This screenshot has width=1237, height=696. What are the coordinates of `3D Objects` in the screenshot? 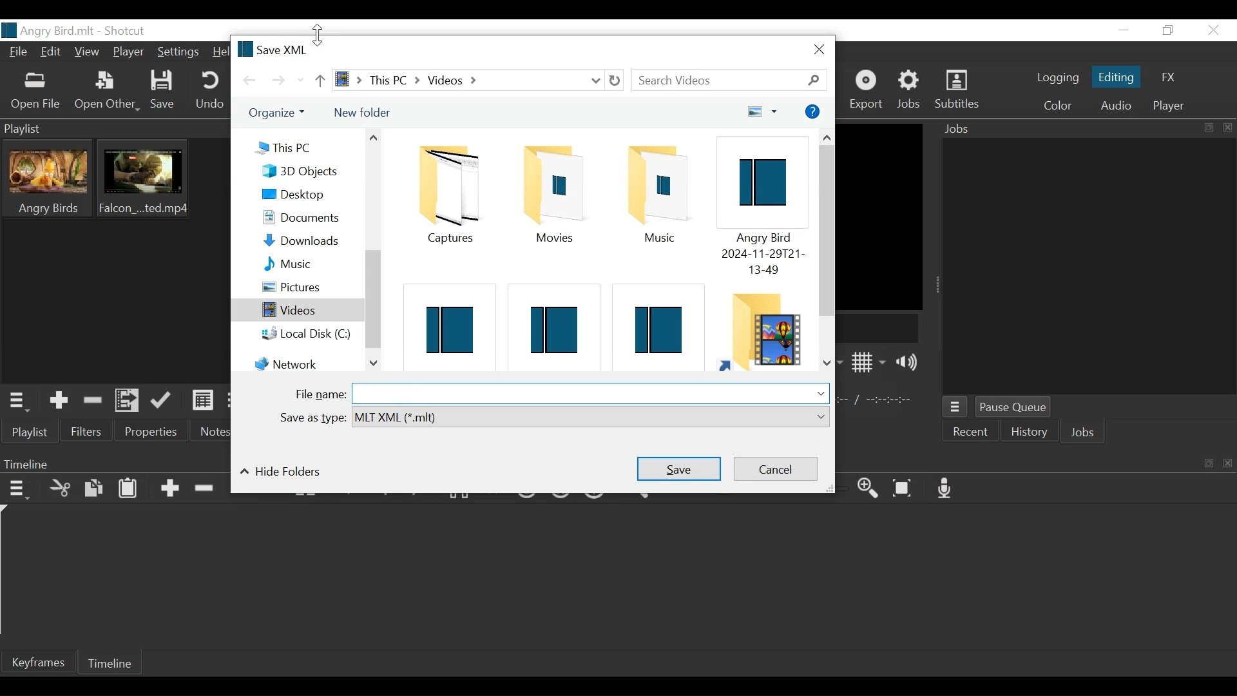 It's located at (308, 172).